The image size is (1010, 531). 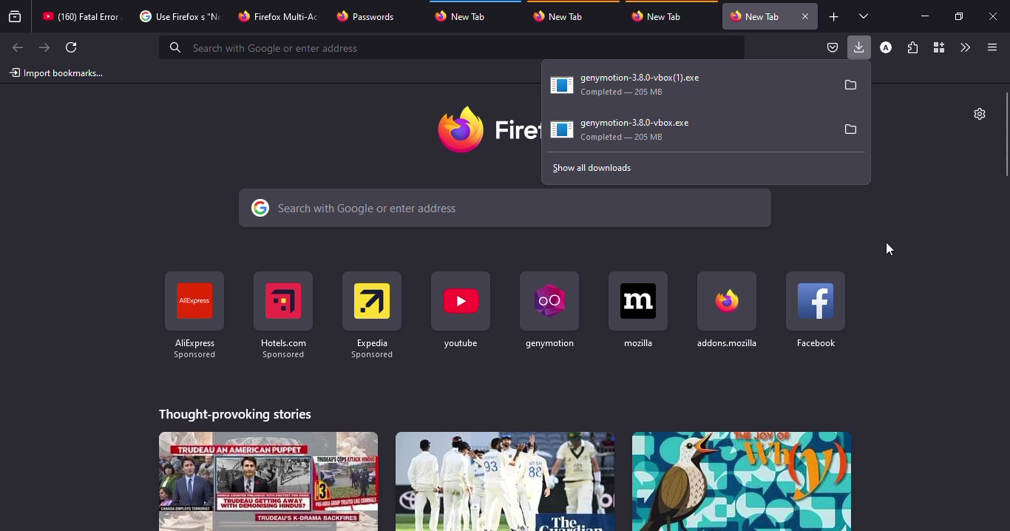 What do you see at coordinates (485, 129) in the screenshot?
I see `firefox` at bounding box center [485, 129].